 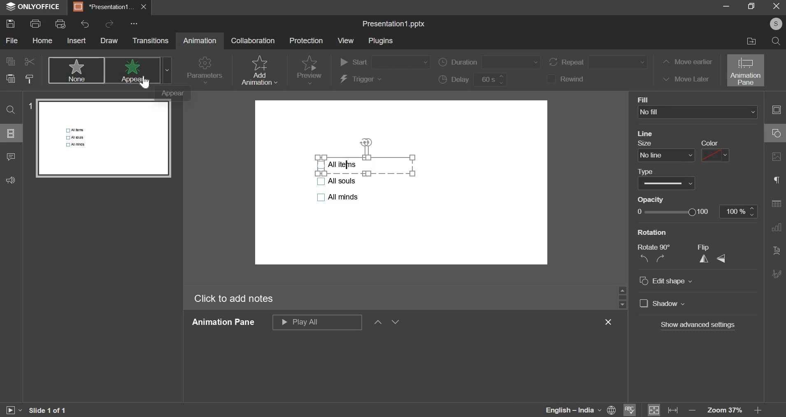 What do you see at coordinates (384, 63) in the screenshot?
I see `start order` at bounding box center [384, 63].